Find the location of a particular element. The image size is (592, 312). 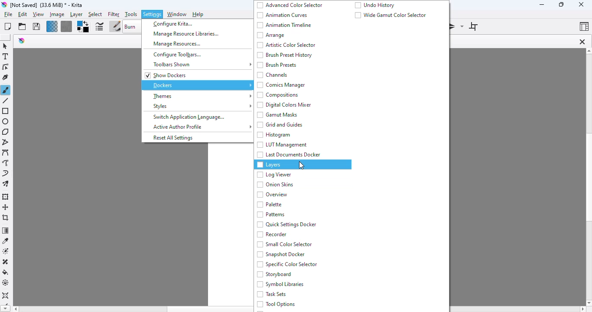

select is located at coordinates (95, 15).